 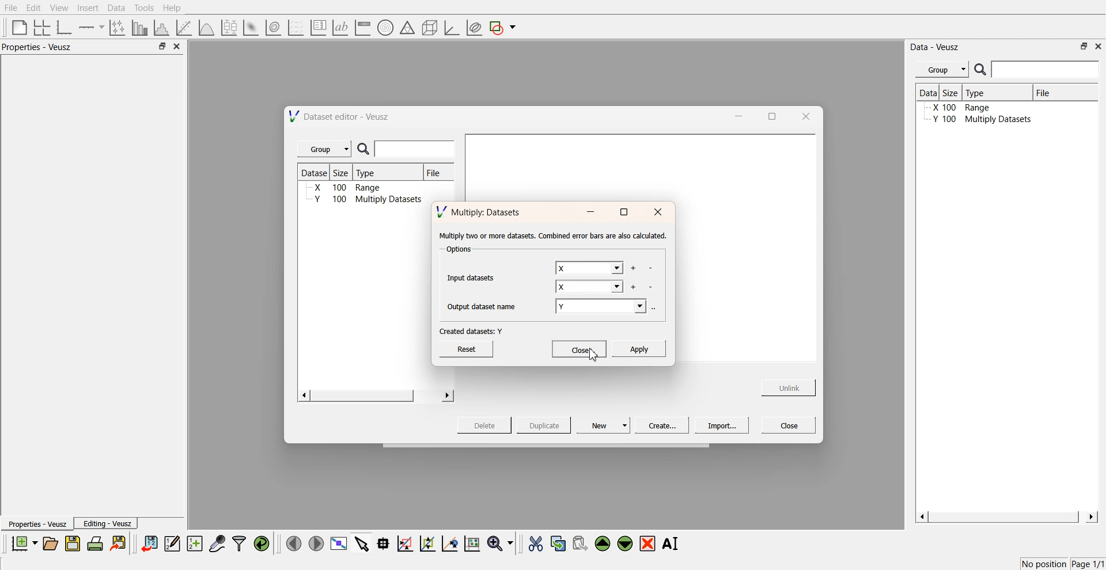 What do you see at coordinates (17, 26) in the screenshot?
I see `blank page` at bounding box center [17, 26].